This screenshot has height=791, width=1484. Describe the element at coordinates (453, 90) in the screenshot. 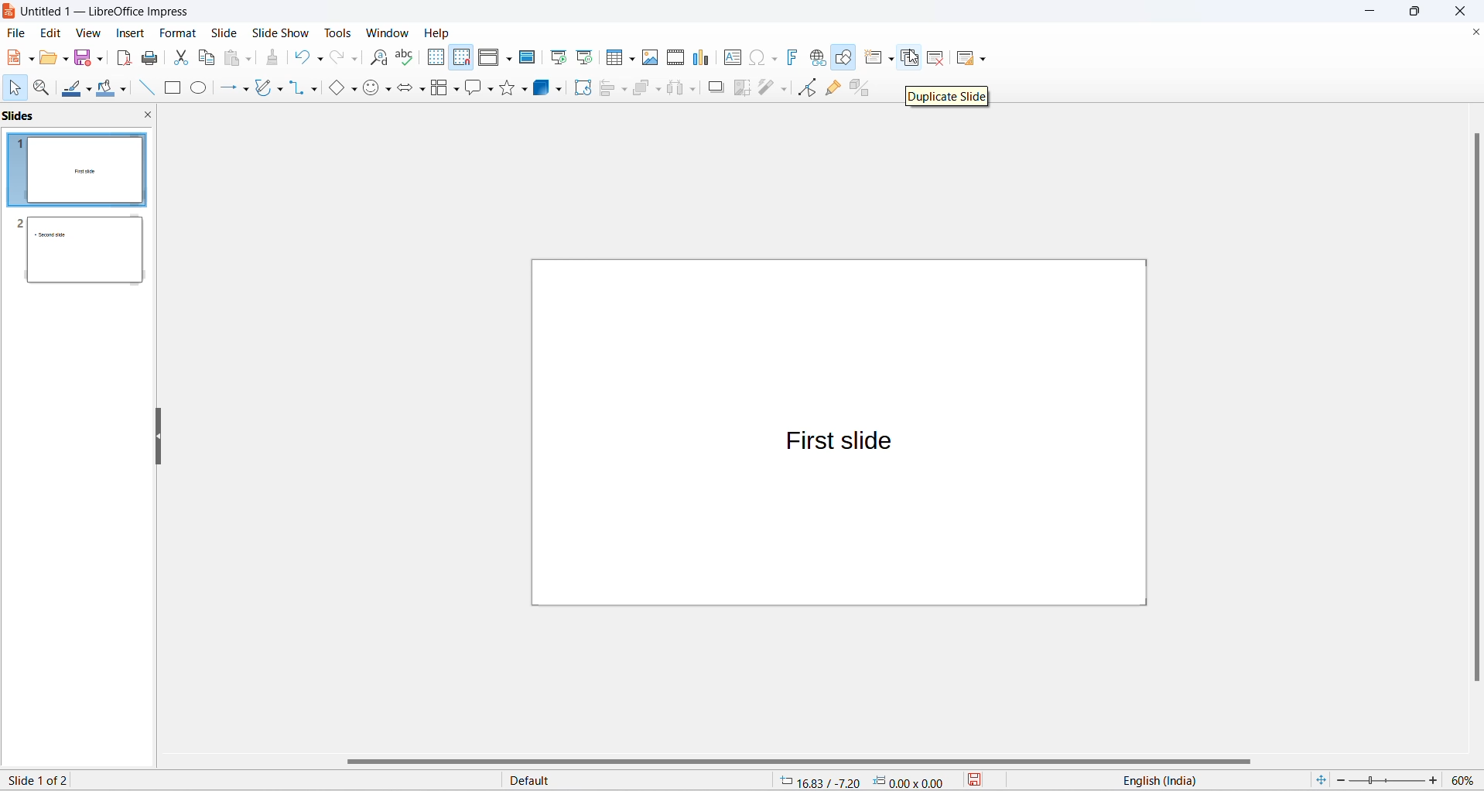

I see `flow chart options` at that location.